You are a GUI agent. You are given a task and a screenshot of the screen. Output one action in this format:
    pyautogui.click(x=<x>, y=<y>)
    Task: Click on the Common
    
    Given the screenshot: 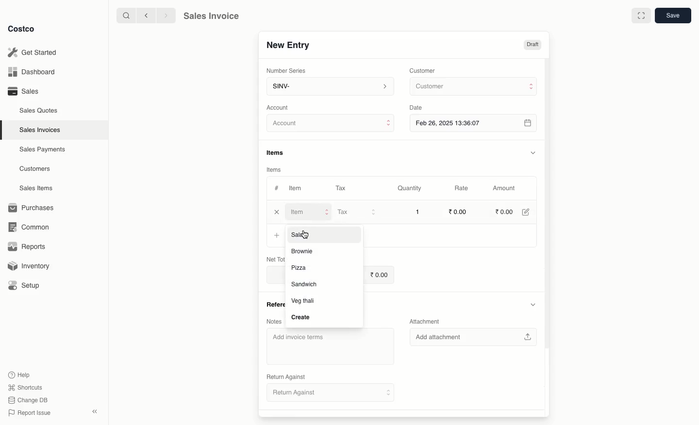 What is the action you would take?
    pyautogui.click(x=33, y=227)
    